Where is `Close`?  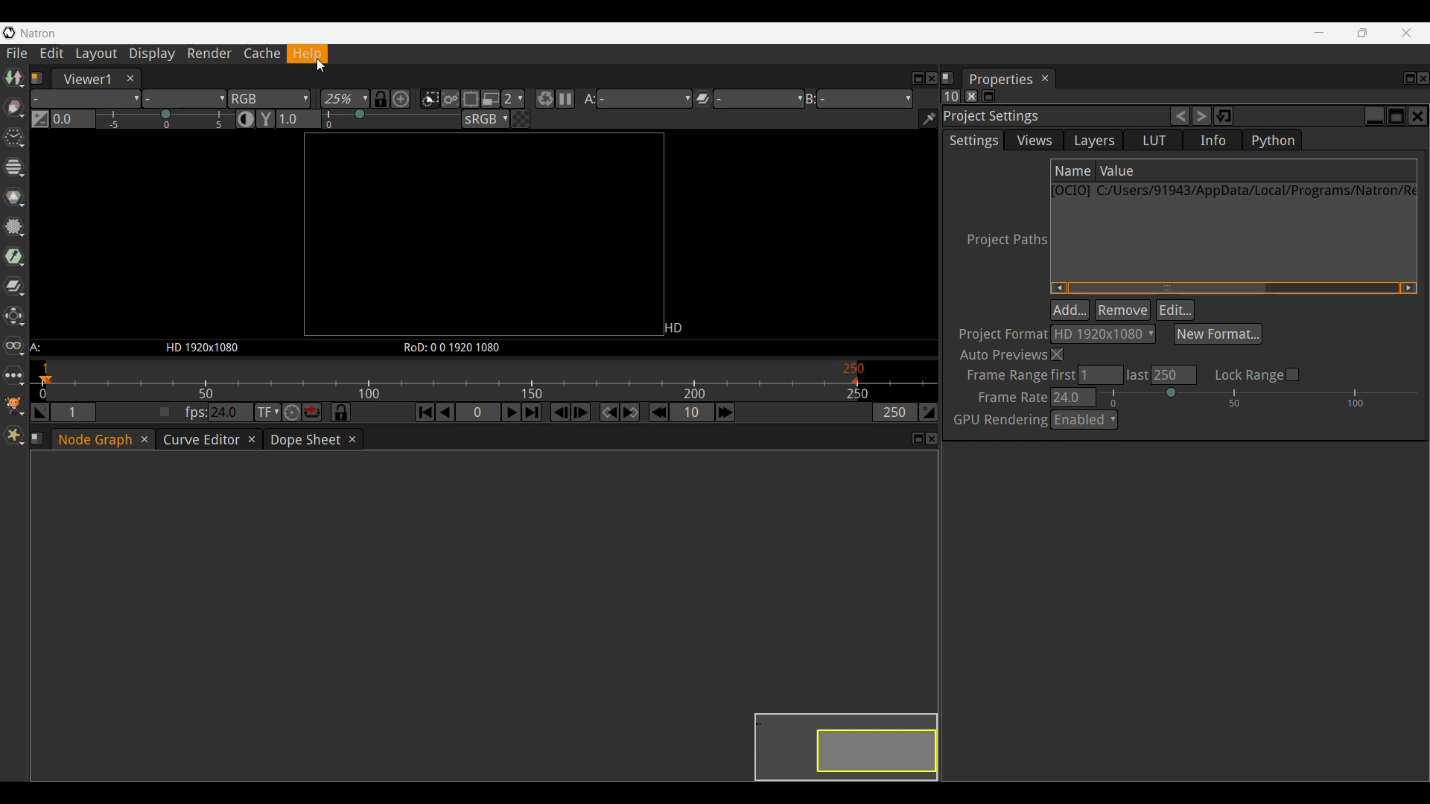
Close is located at coordinates (1060, 355).